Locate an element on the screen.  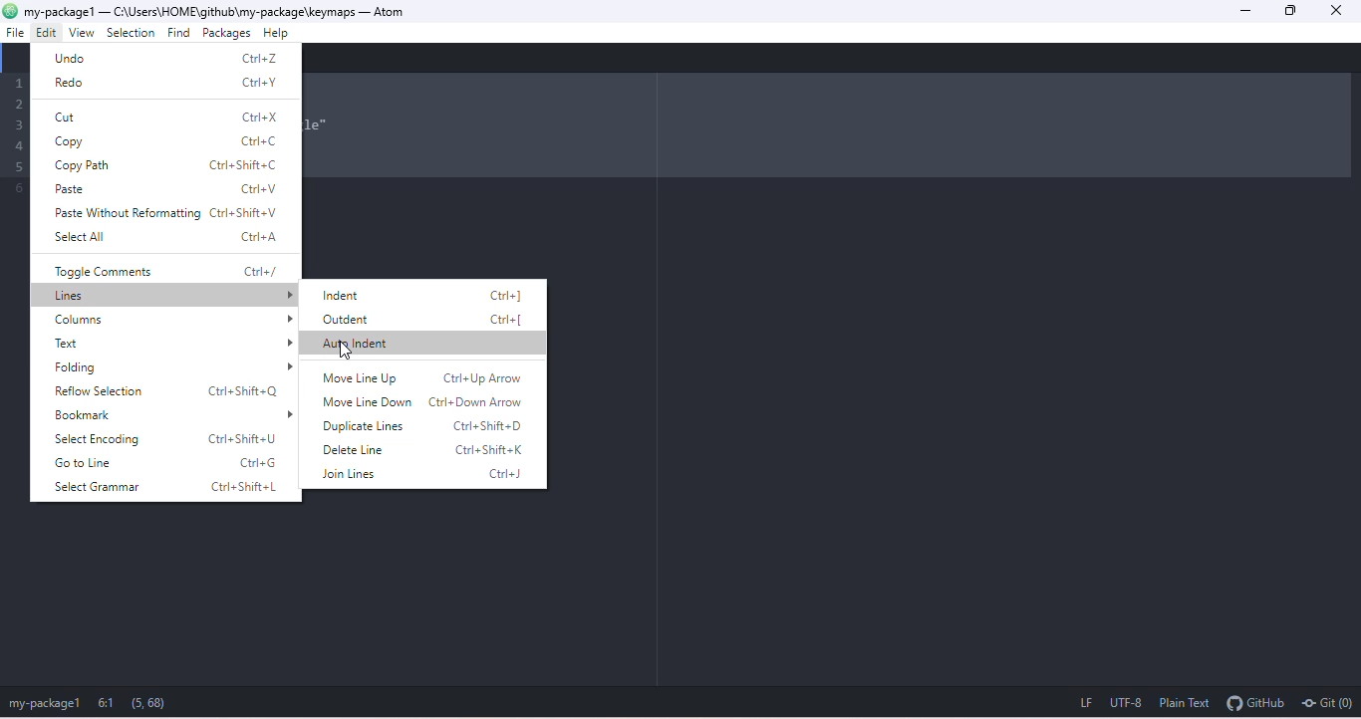
maximize is located at coordinates (1295, 10).